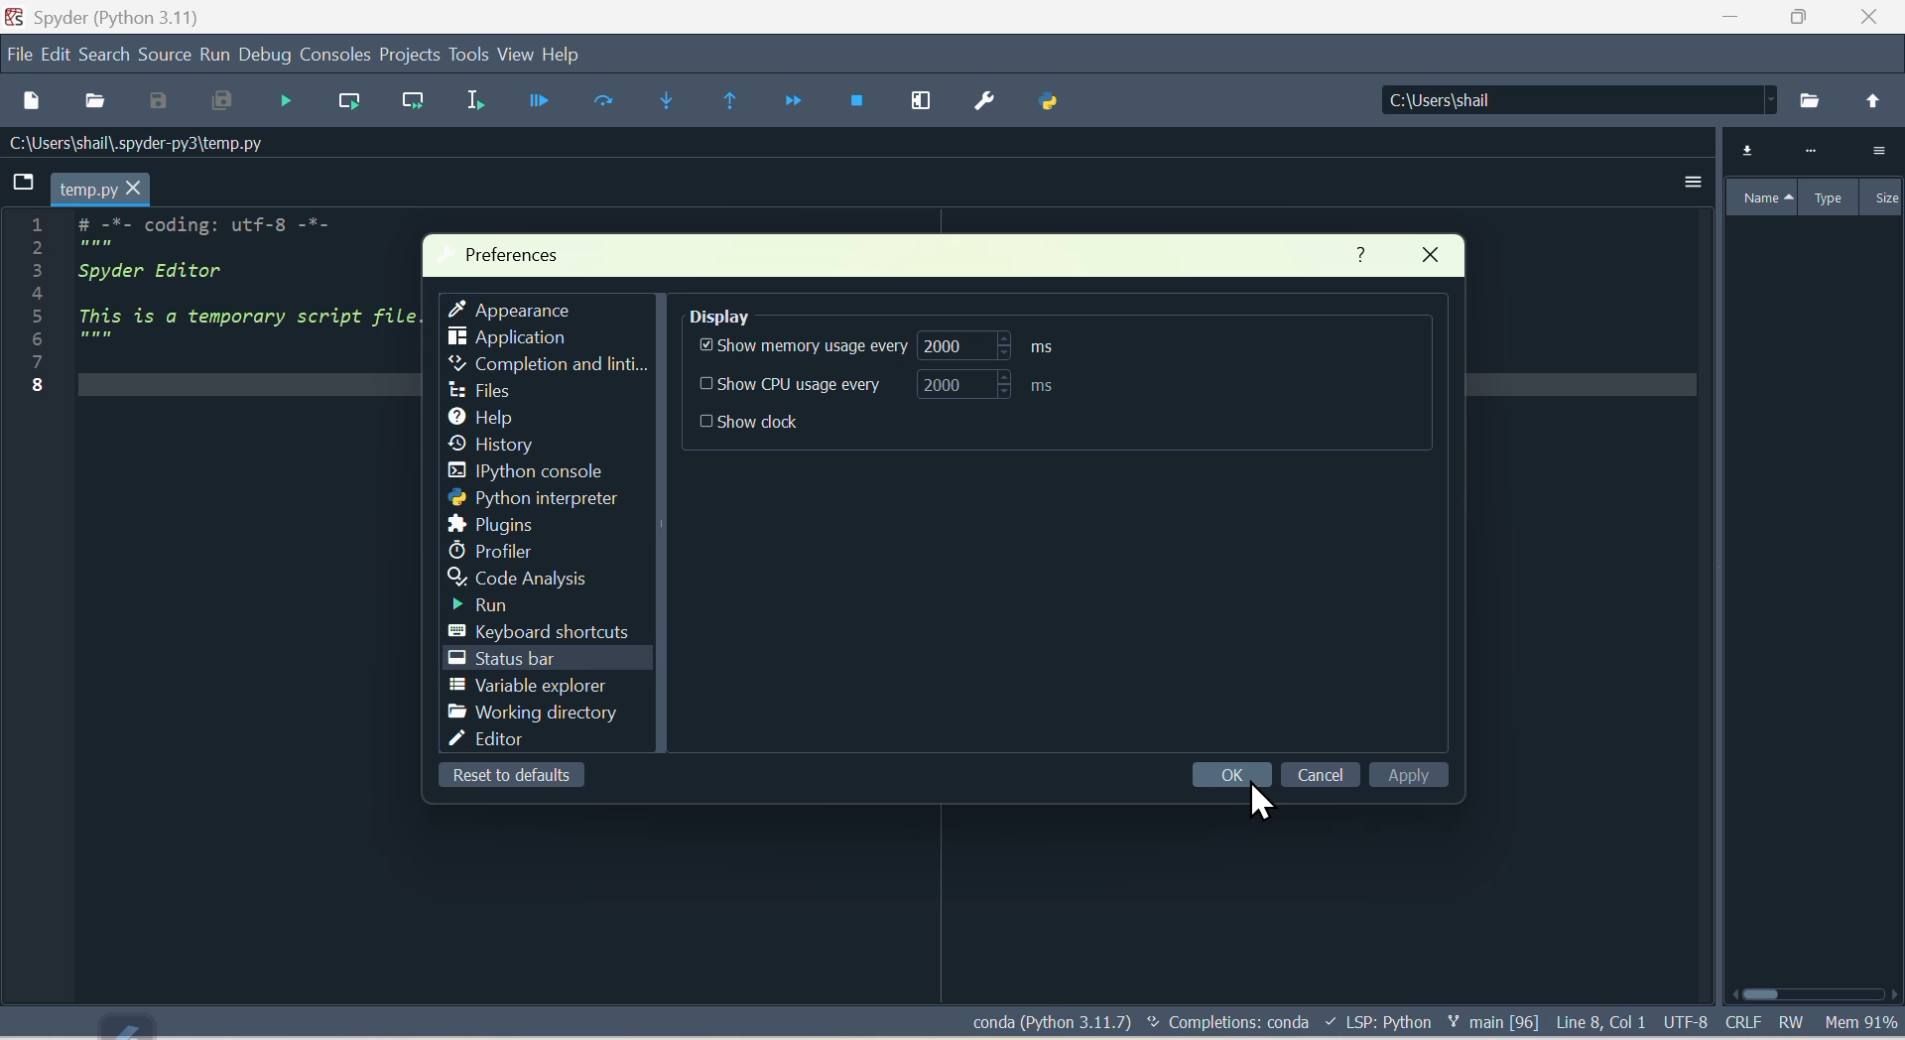 The height and width of the screenshot is (1040, 1905). What do you see at coordinates (213, 54) in the screenshot?
I see `Run` at bounding box center [213, 54].